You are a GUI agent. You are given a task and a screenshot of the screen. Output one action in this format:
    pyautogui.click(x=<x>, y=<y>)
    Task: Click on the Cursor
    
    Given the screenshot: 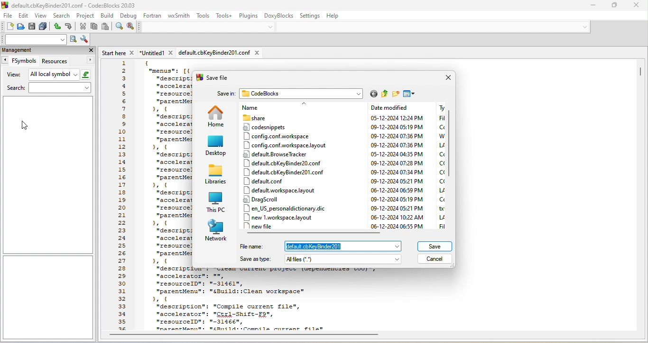 What is the action you would take?
    pyautogui.click(x=26, y=125)
    